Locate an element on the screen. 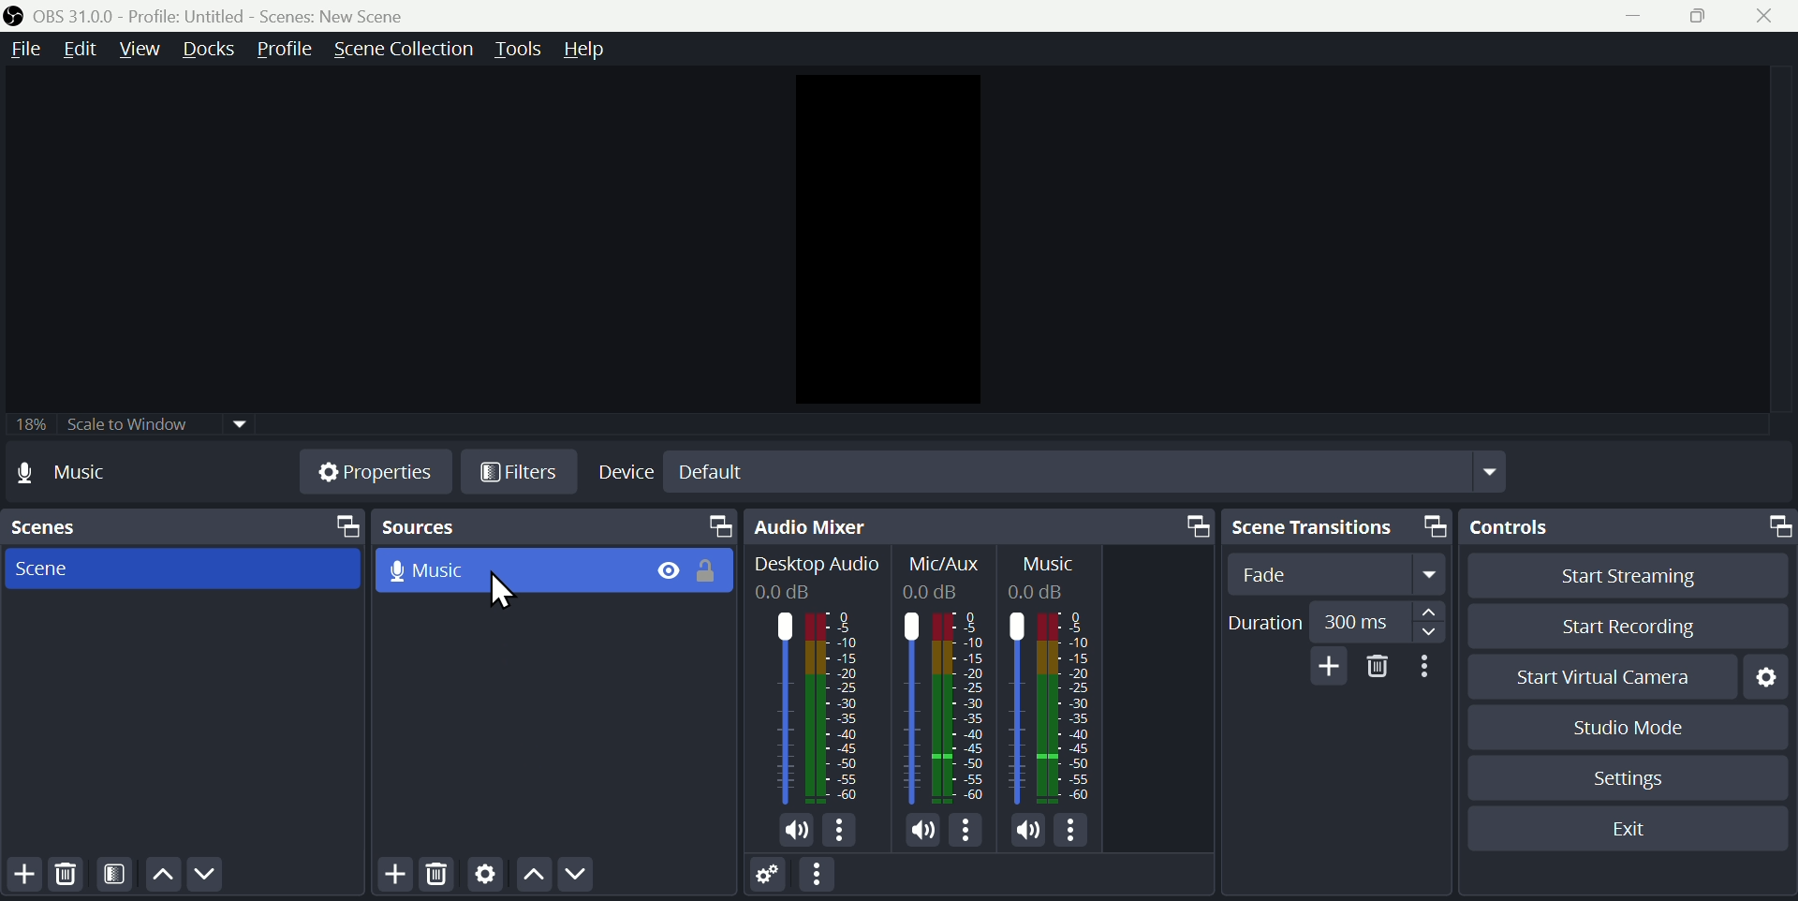  Move up is located at coordinates (532, 876).